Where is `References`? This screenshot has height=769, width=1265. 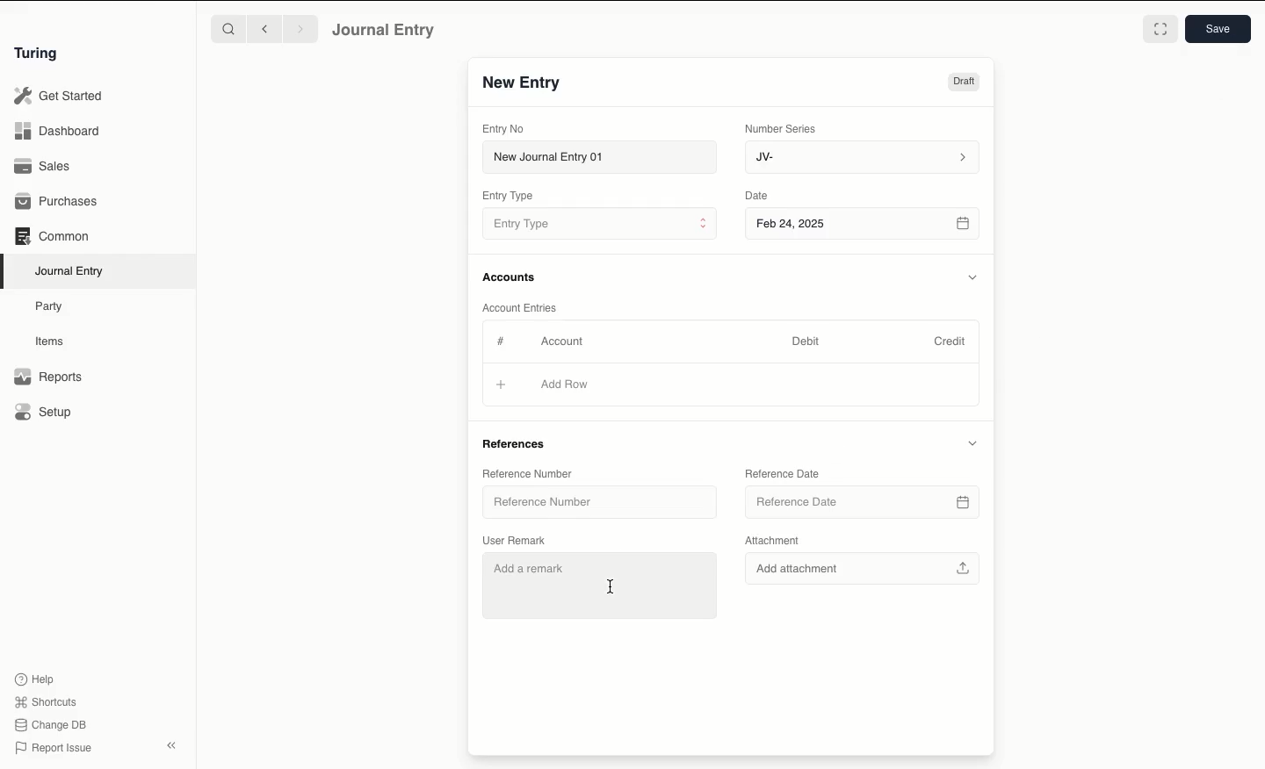
References is located at coordinates (520, 444).